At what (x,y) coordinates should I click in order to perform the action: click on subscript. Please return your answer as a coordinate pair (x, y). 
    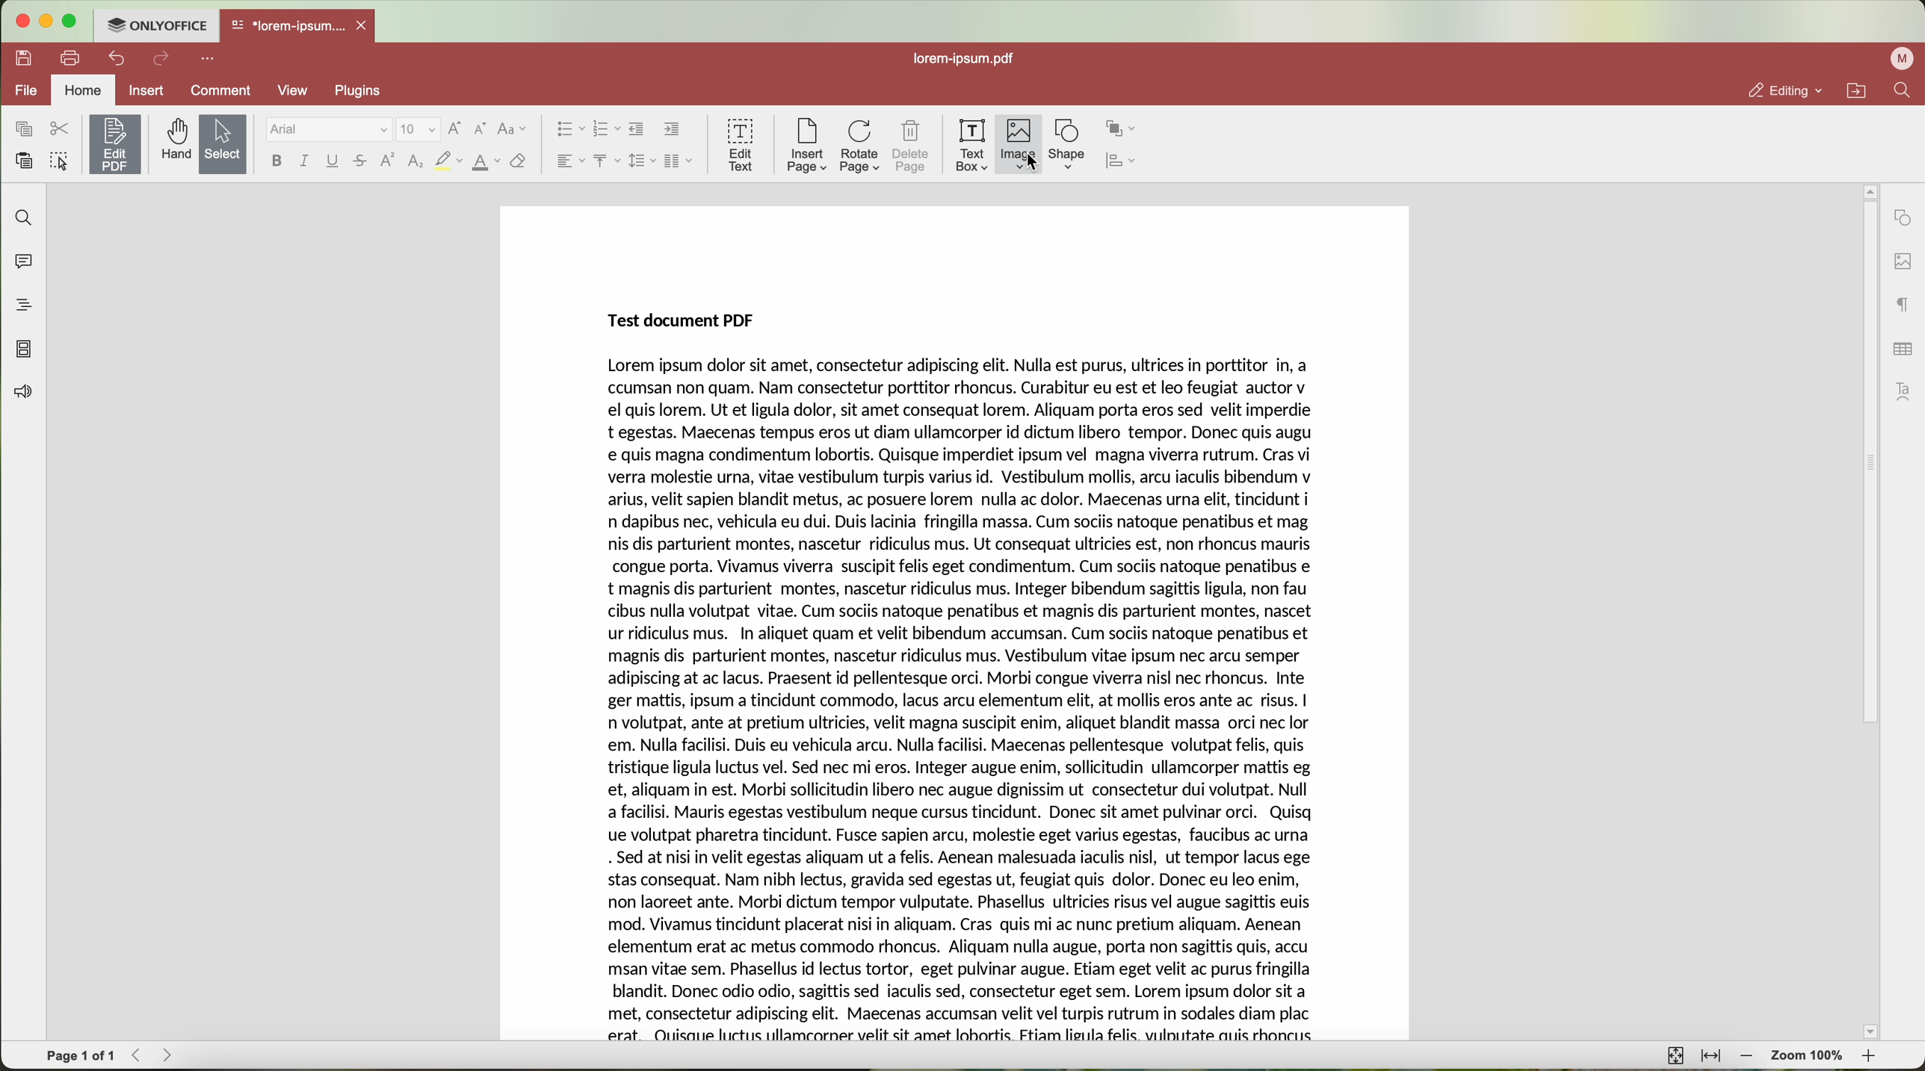
    Looking at the image, I should click on (417, 162).